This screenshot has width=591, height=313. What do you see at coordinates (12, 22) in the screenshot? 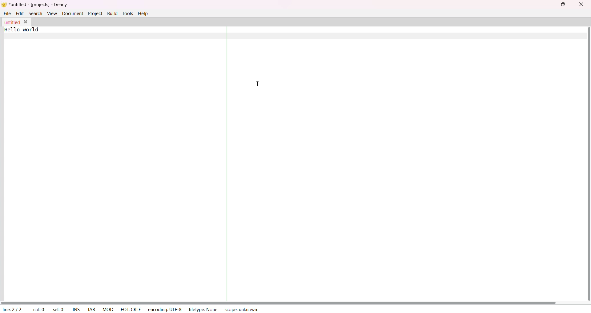
I see `tab name` at bounding box center [12, 22].